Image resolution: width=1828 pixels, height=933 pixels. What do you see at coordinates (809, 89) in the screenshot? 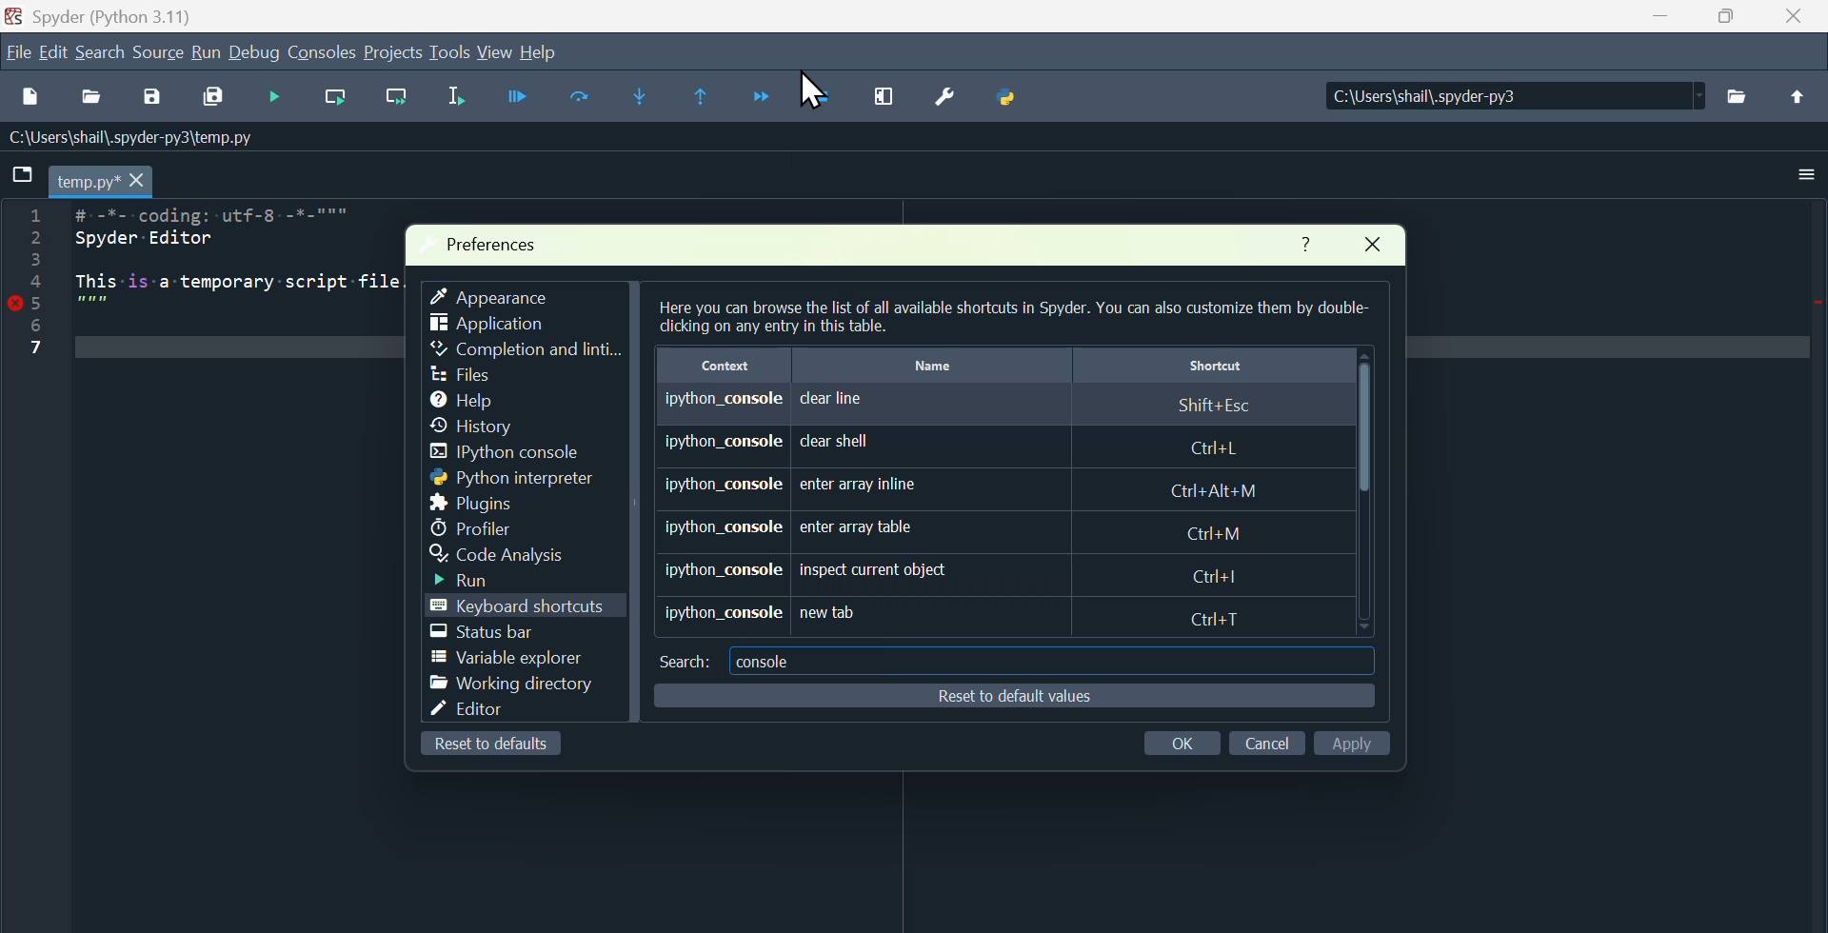
I see `Cursor` at bounding box center [809, 89].